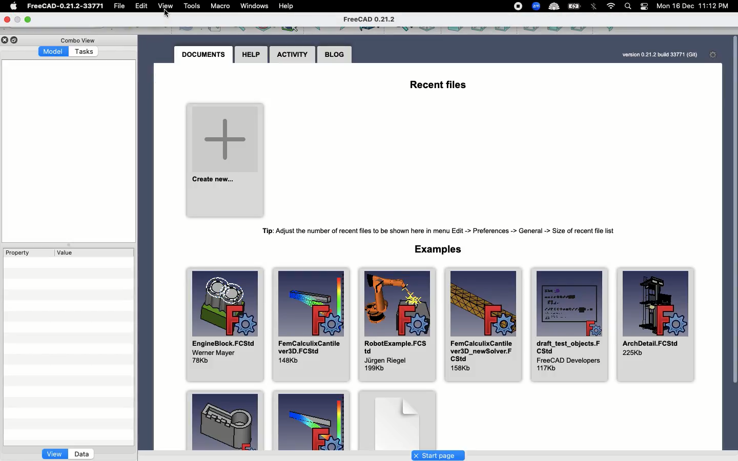 The image size is (738, 461). I want to click on Start page, so click(438, 455).